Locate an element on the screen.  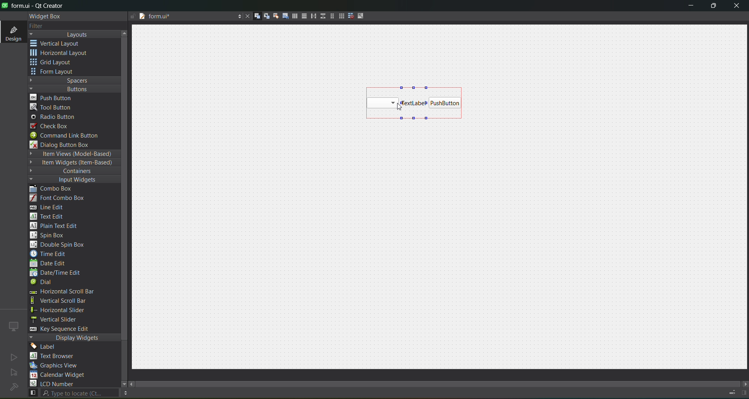
radio is located at coordinates (55, 117).